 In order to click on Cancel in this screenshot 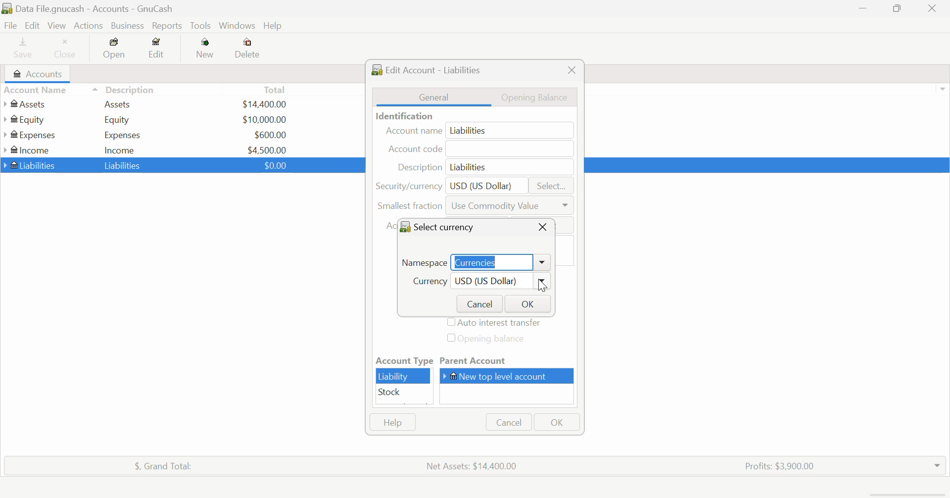, I will do `click(477, 303)`.